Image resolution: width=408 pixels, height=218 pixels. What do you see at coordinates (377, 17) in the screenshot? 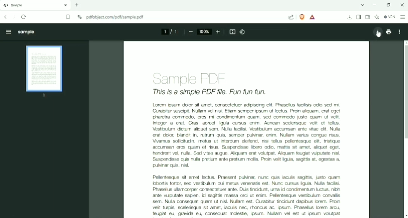
I see `Leo AI` at bounding box center [377, 17].